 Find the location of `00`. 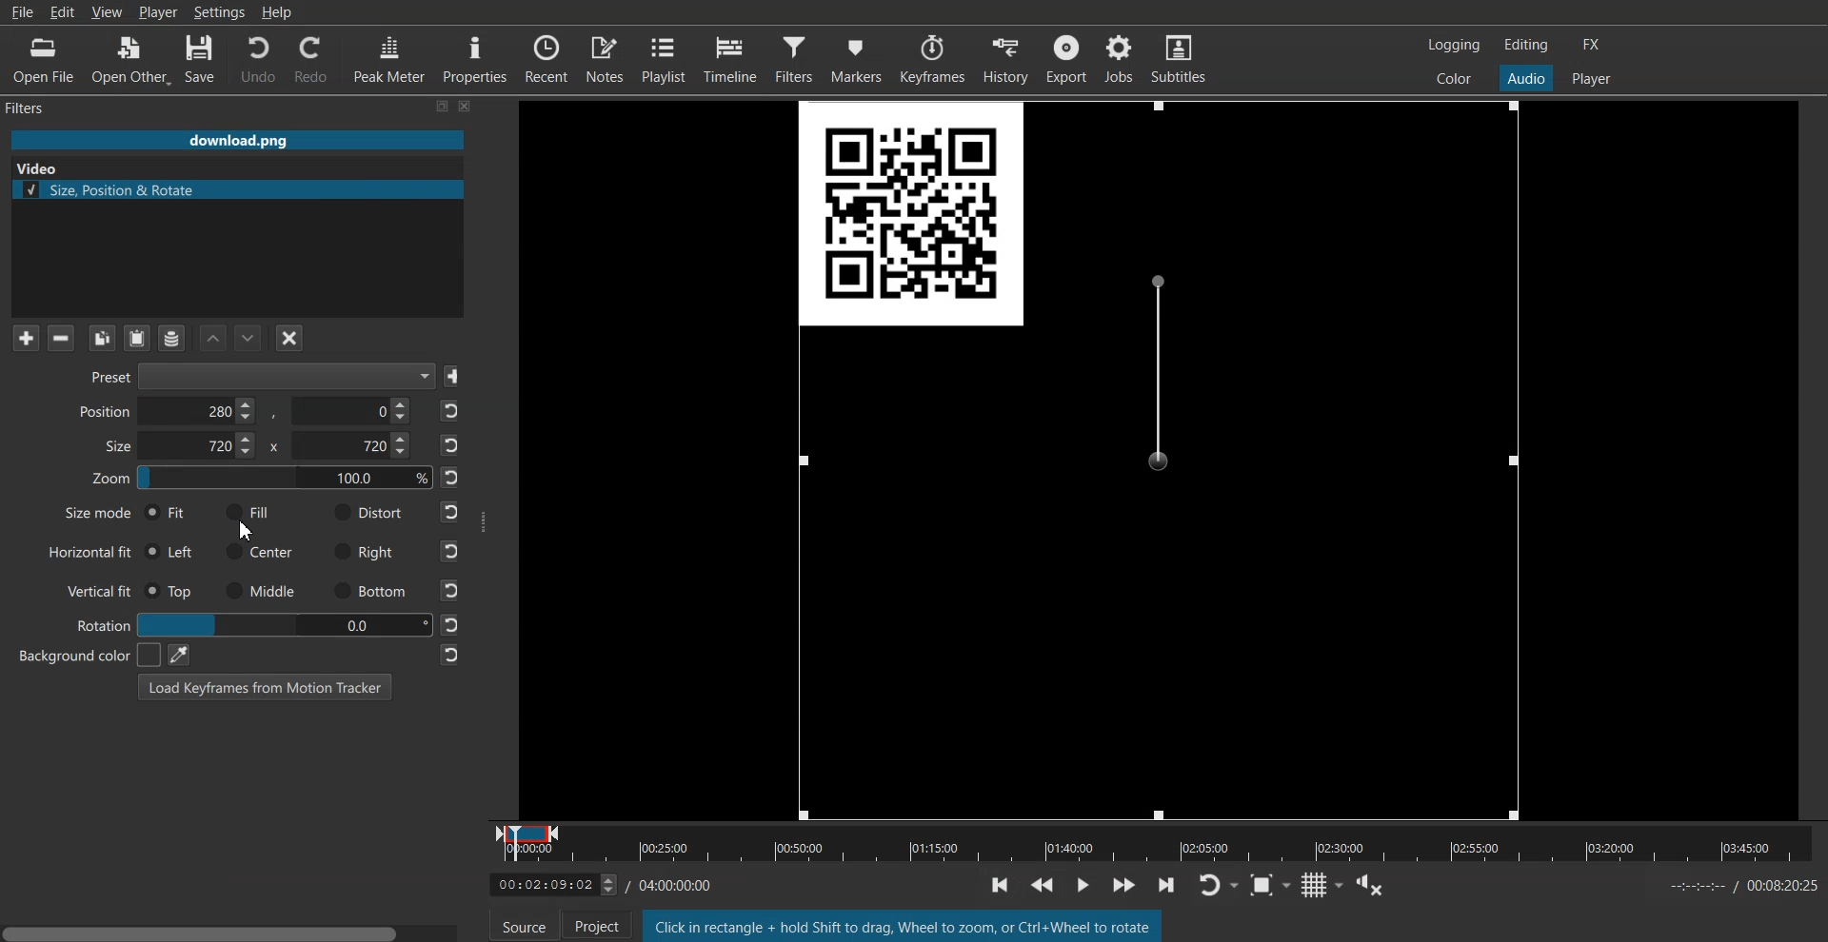

00 is located at coordinates (282, 623).